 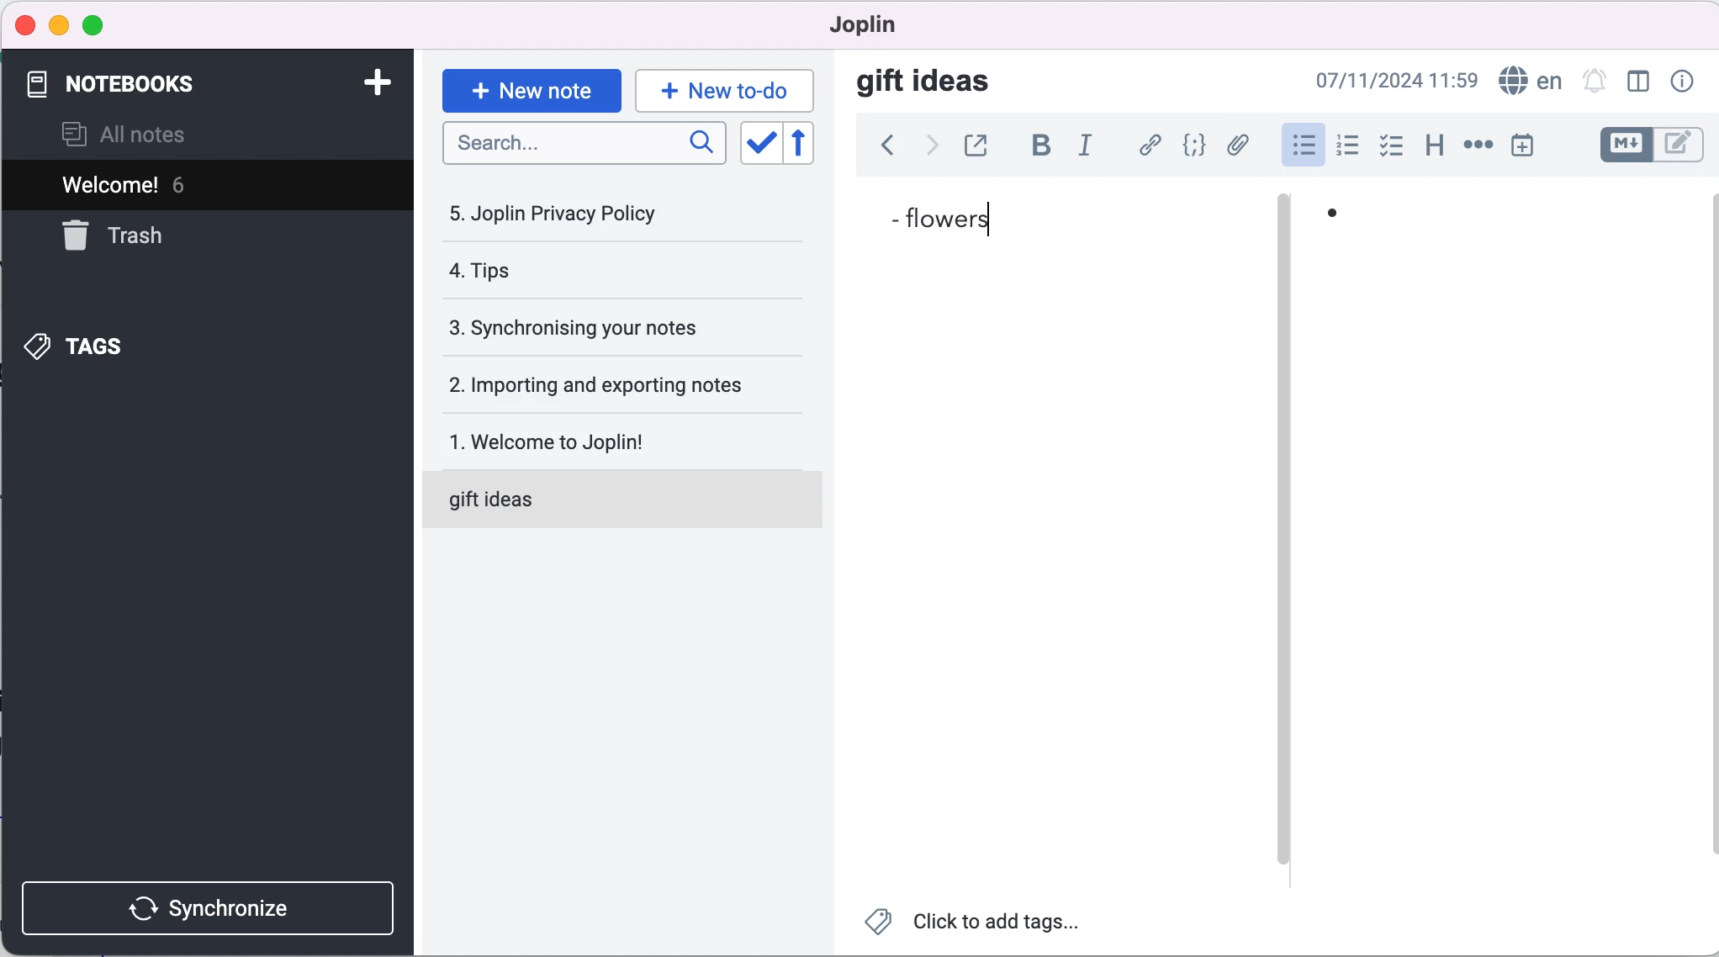 What do you see at coordinates (1638, 82) in the screenshot?
I see `toggle editor layout` at bounding box center [1638, 82].